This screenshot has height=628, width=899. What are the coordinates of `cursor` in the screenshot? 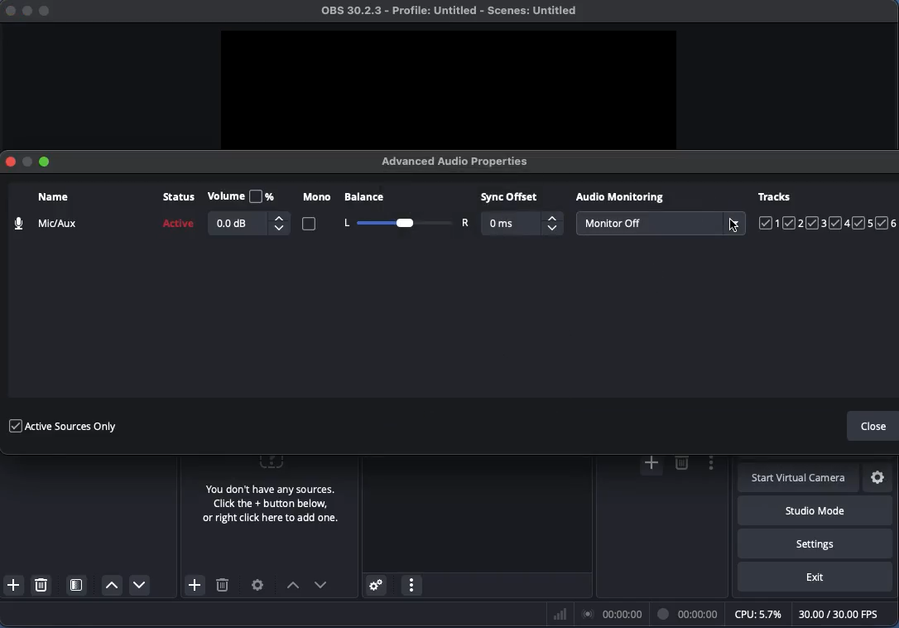 It's located at (735, 228).